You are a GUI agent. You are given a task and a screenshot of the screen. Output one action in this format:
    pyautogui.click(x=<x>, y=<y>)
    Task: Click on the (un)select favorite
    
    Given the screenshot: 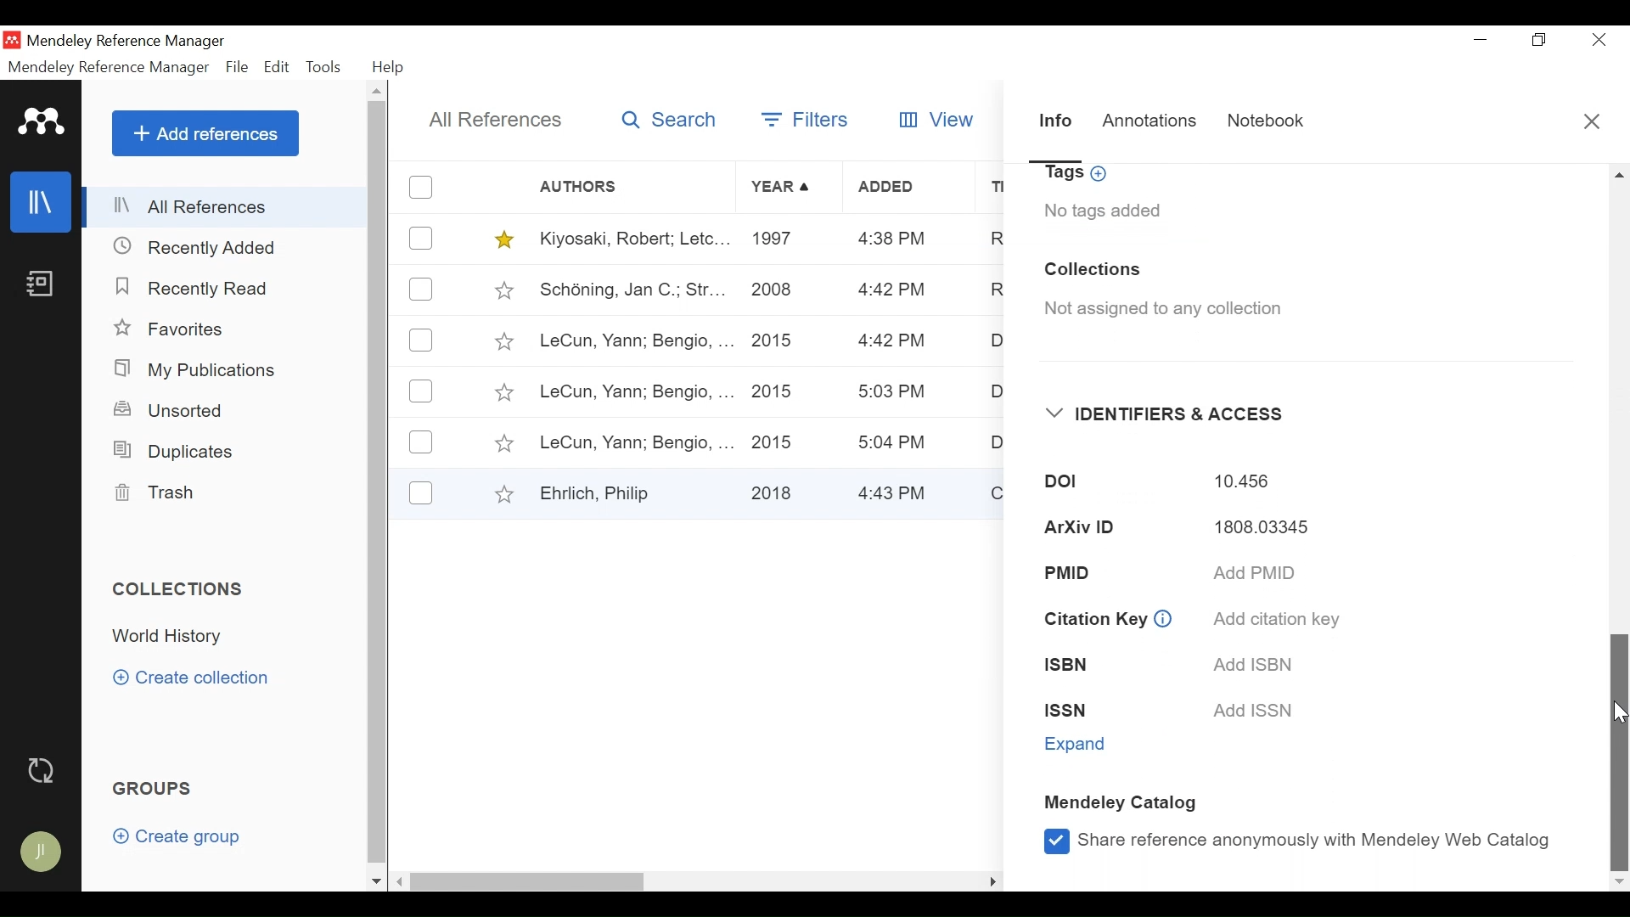 What is the action you would take?
    pyautogui.click(x=503, y=341)
    